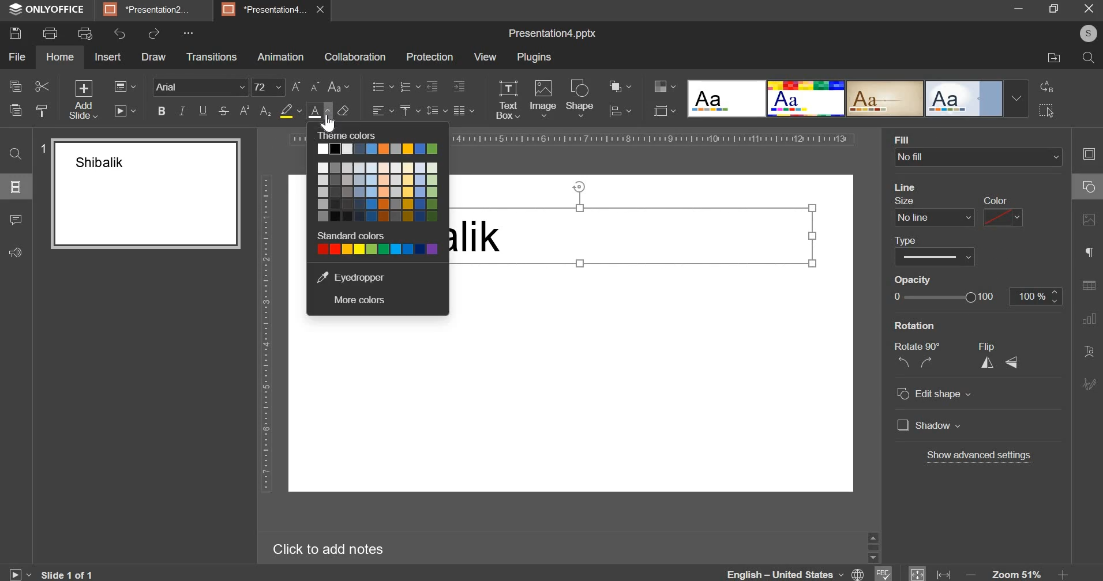 Image resolution: width=1103 pixels, height=581 pixels. I want to click on bullets, so click(382, 86).